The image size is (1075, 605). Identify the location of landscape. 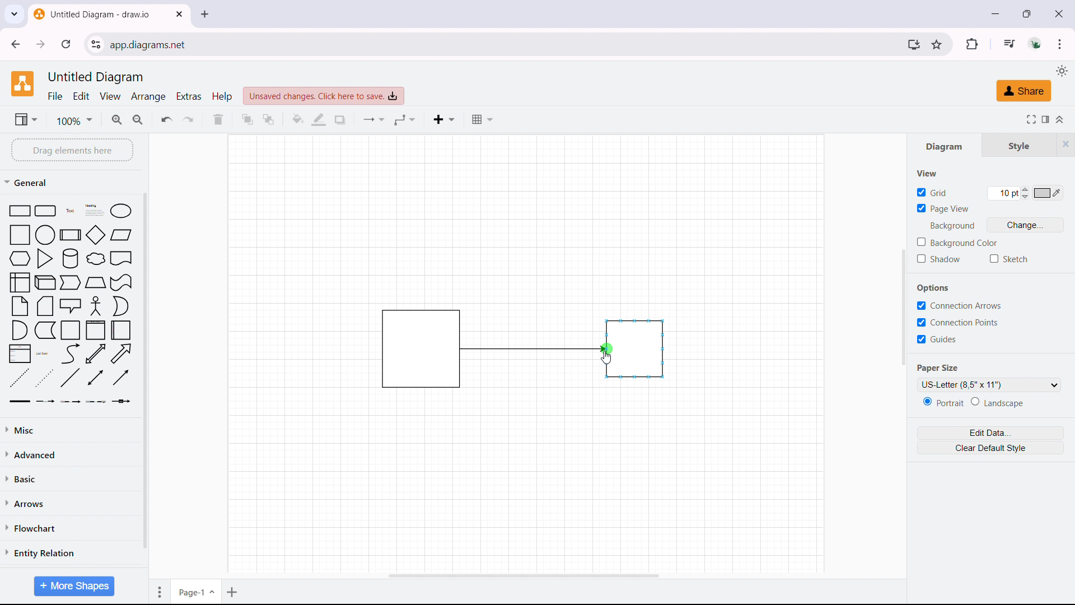
(1000, 402).